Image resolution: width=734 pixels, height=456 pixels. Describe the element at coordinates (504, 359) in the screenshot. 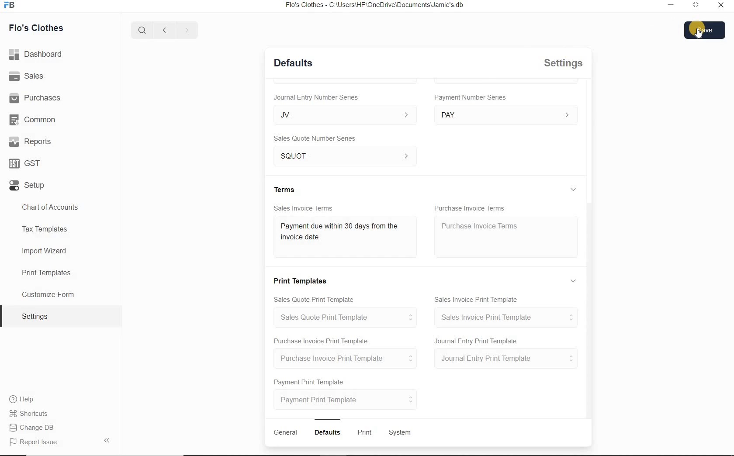

I see `Journal Entry Print Template` at that location.